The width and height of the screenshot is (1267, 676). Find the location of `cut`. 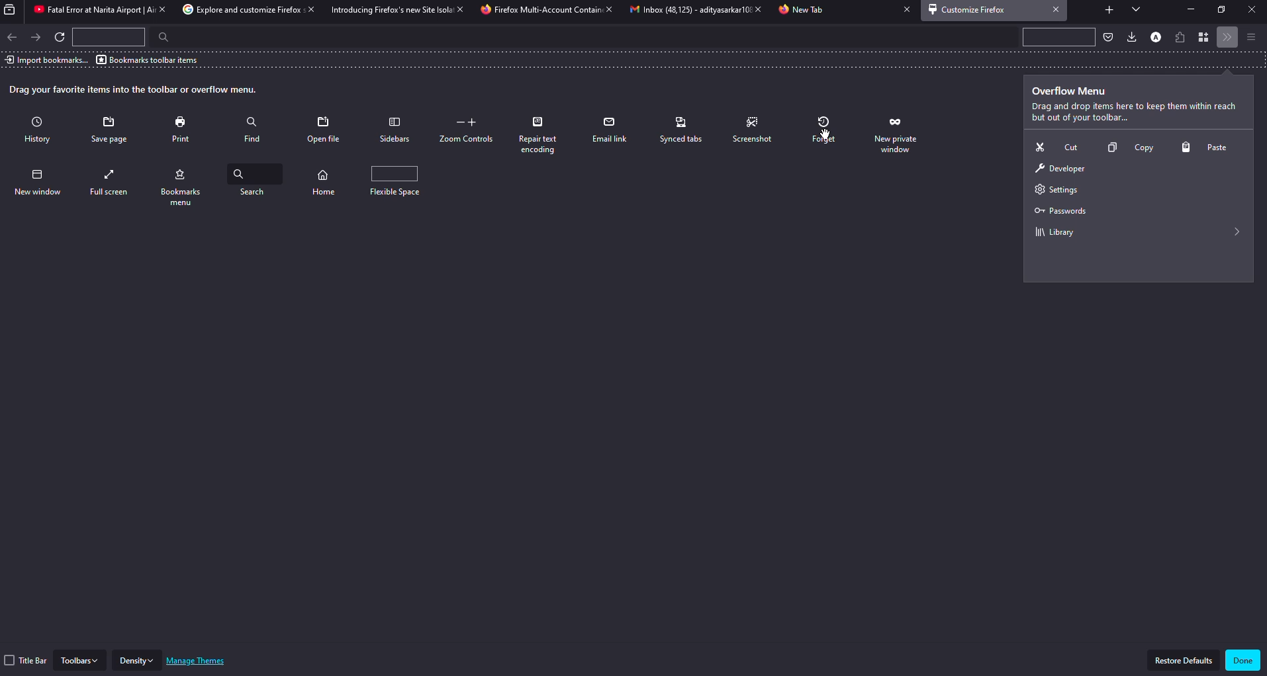

cut is located at coordinates (1054, 146).